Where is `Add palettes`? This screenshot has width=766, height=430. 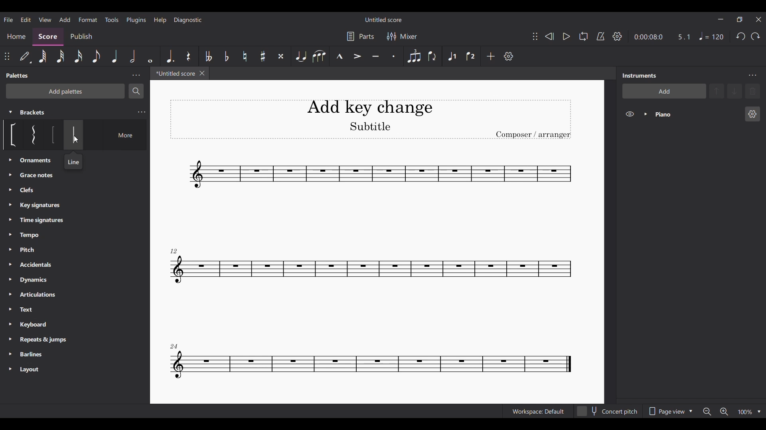 Add palettes is located at coordinates (65, 91).